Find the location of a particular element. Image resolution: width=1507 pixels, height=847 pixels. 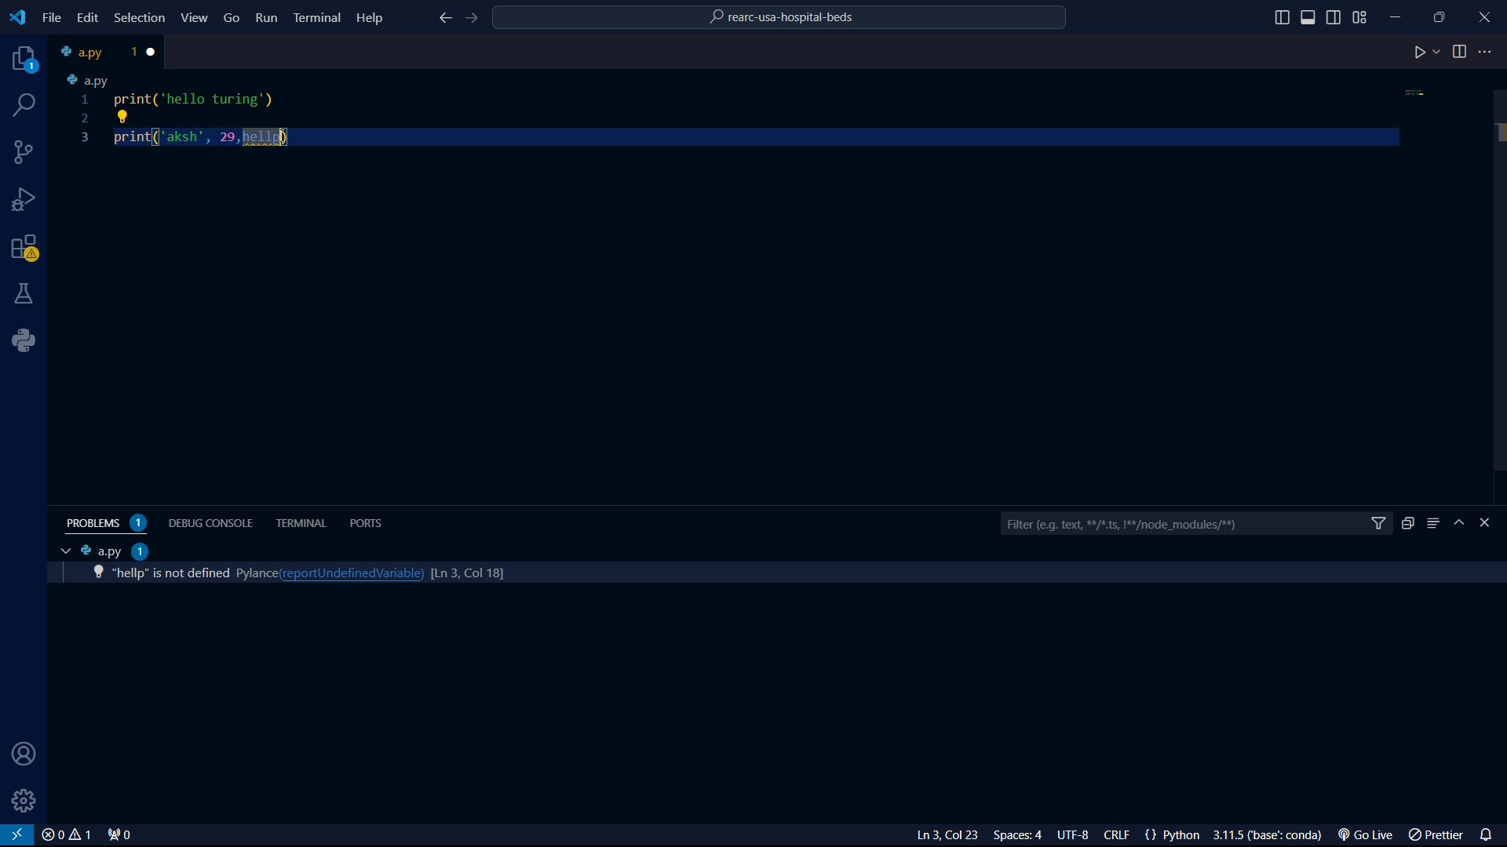

labs is located at coordinates (25, 293).